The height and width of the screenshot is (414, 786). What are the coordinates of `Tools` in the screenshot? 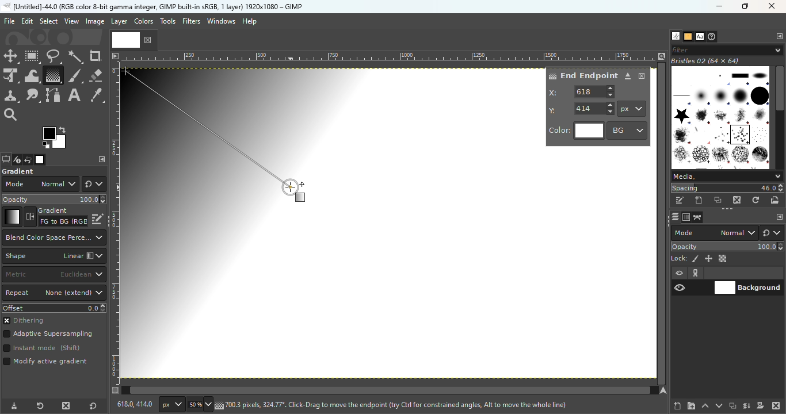 It's located at (169, 24).